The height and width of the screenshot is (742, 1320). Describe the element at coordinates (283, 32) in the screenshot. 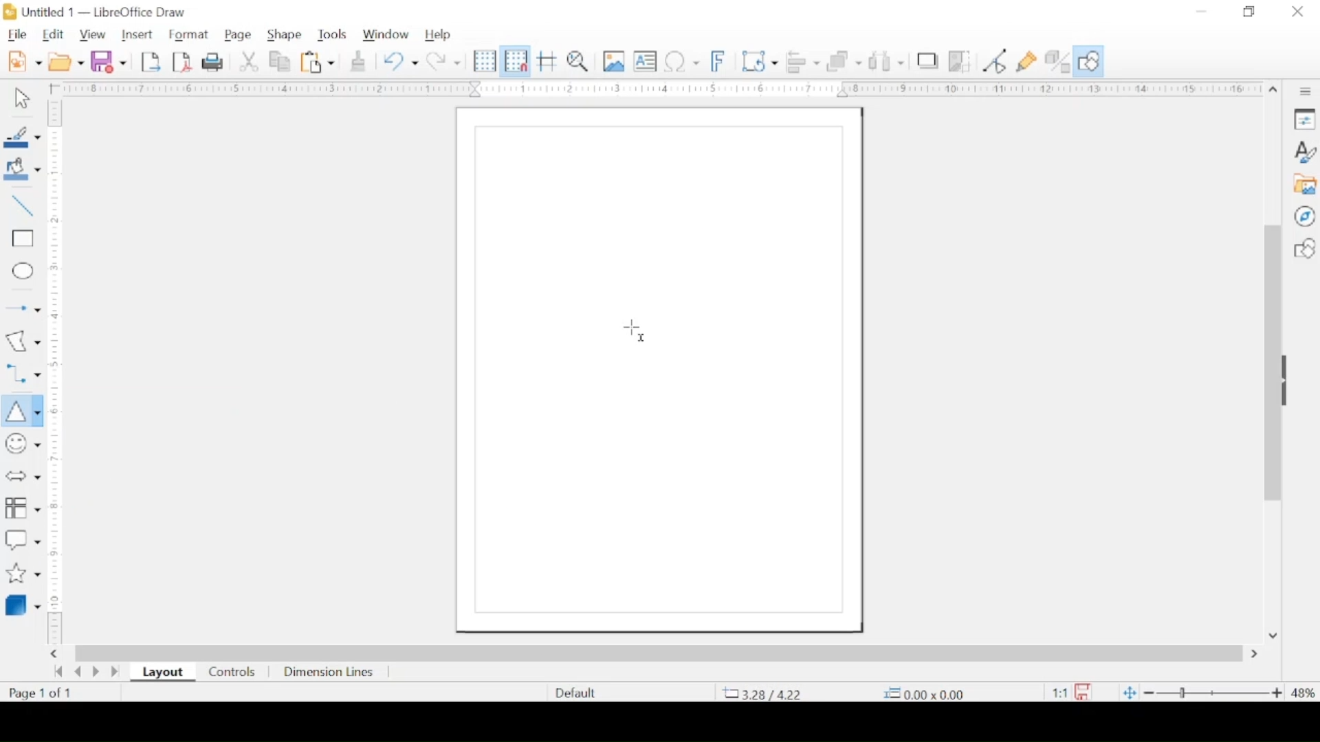

I see `shape` at that location.